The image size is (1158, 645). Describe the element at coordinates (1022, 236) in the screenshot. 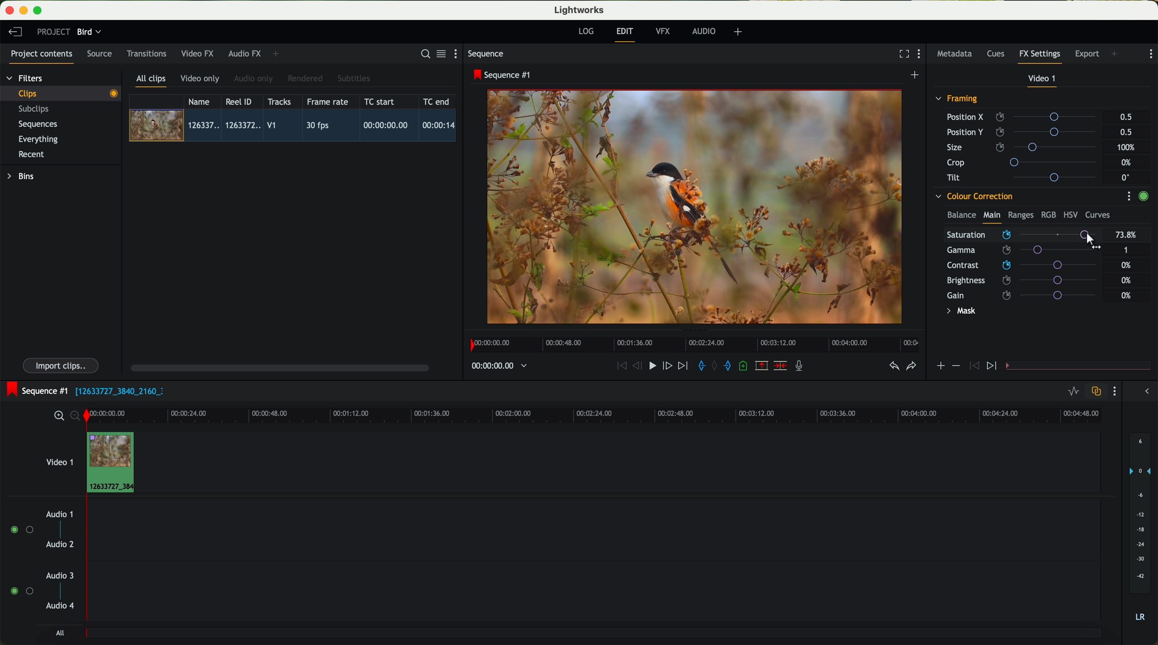

I see `mouse up (saturation)` at that location.